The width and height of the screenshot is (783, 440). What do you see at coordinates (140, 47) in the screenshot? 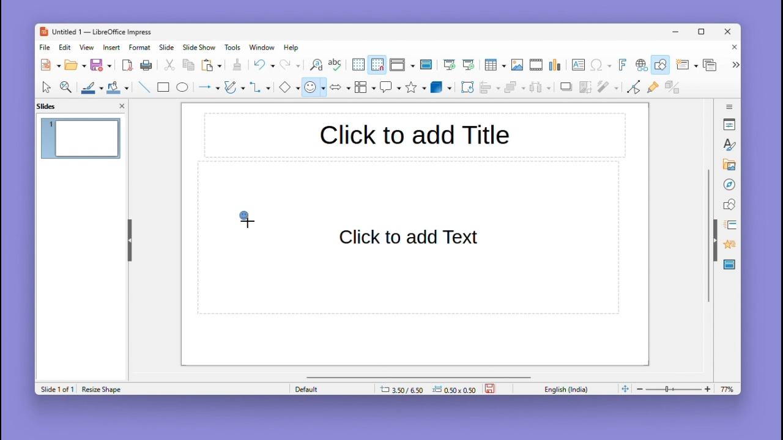
I see `Format` at bounding box center [140, 47].